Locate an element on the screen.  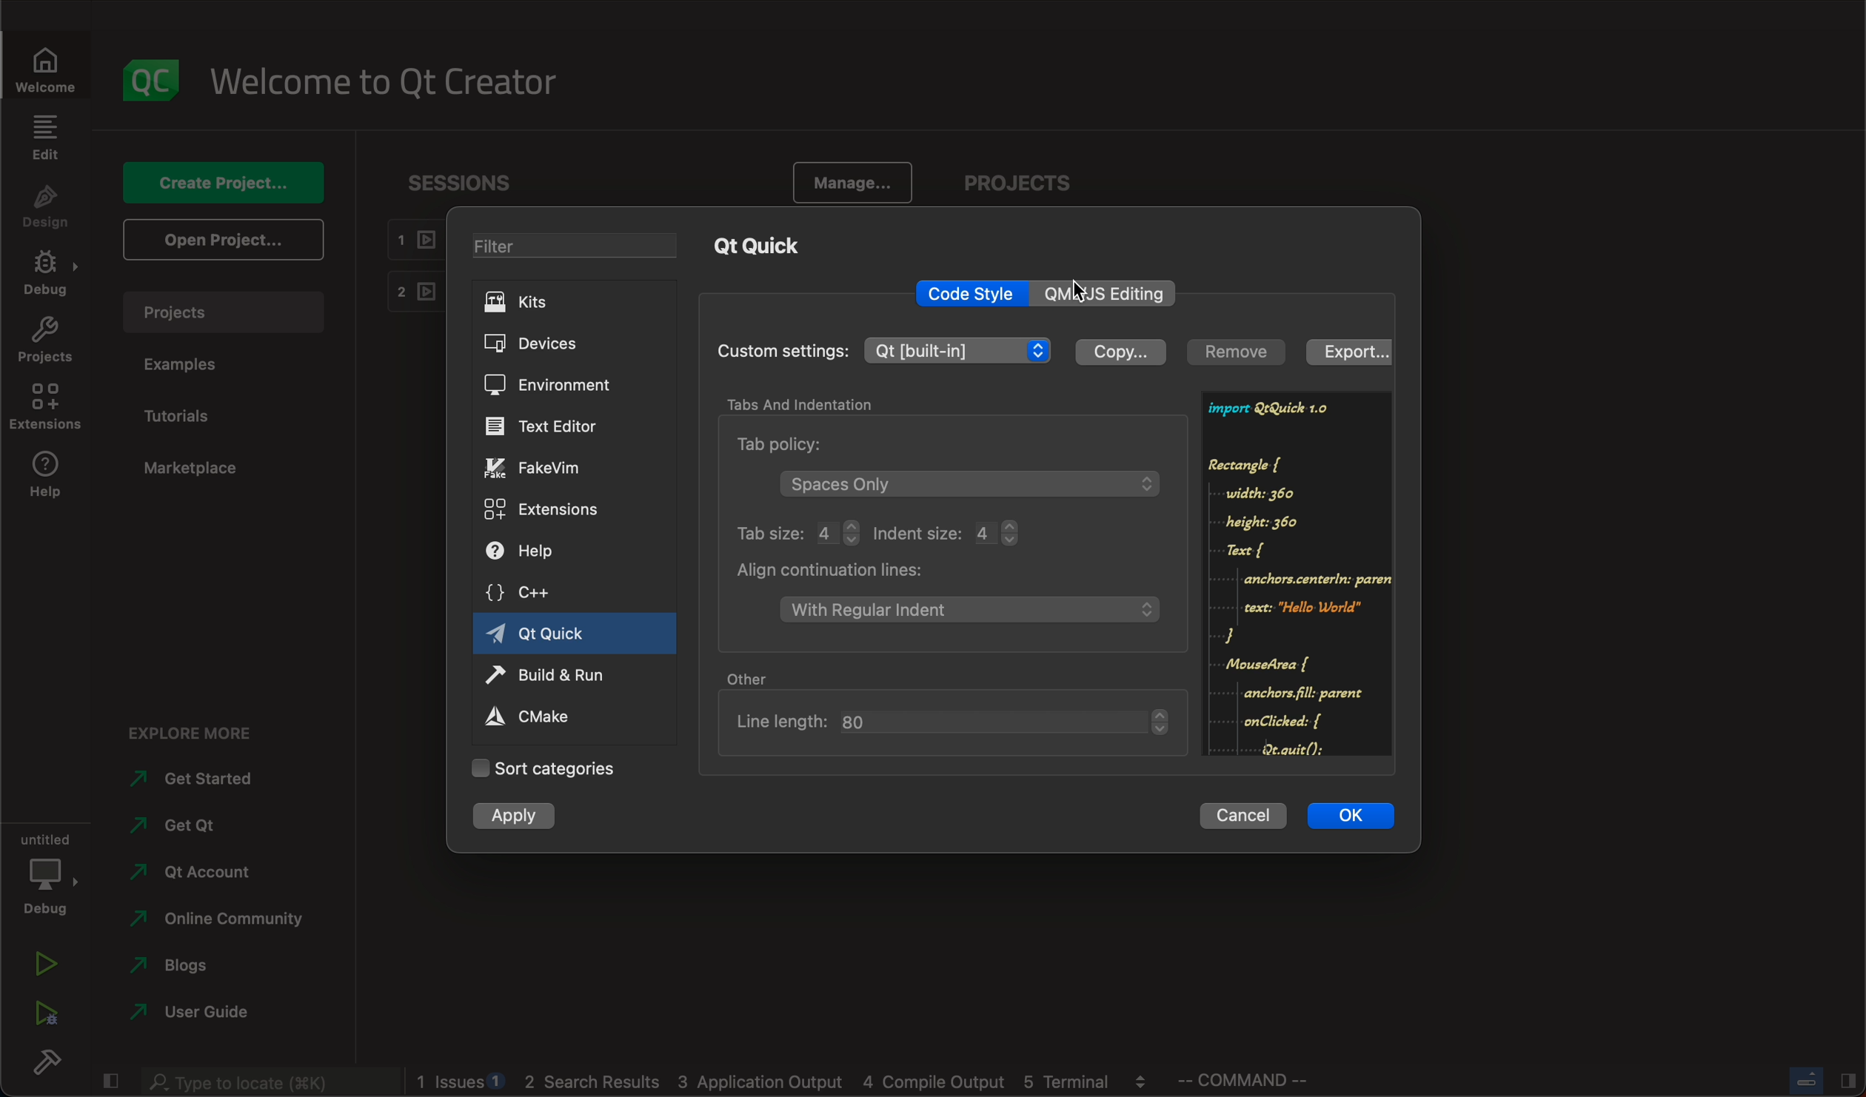
size is located at coordinates (896, 532).